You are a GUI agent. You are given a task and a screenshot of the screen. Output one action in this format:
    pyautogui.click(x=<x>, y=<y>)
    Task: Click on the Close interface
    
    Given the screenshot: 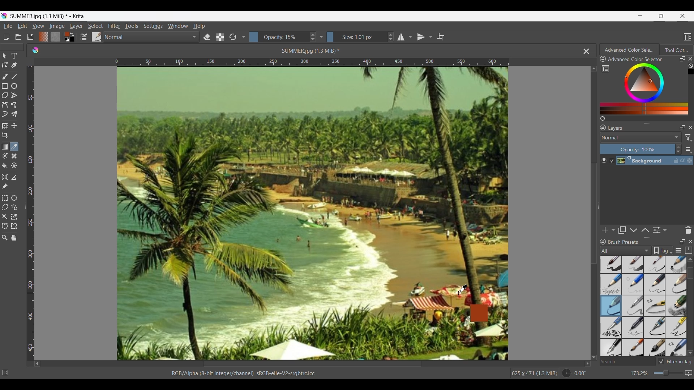 What is the action you would take?
    pyautogui.click(x=682, y=16)
    